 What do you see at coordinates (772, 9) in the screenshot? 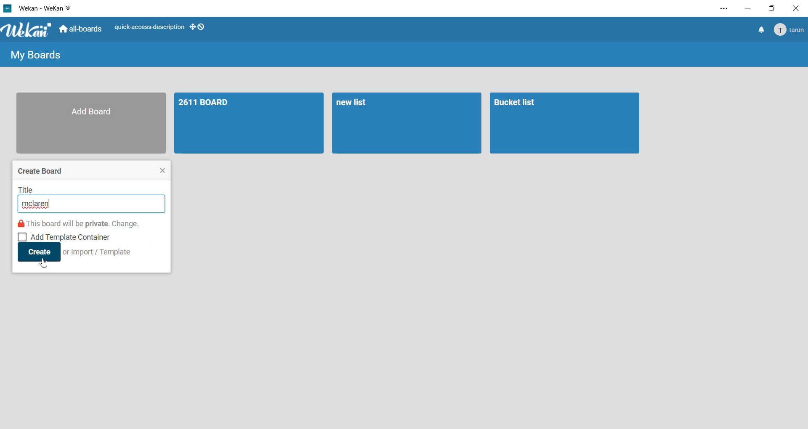
I see `maximize` at bounding box center [772, 9].